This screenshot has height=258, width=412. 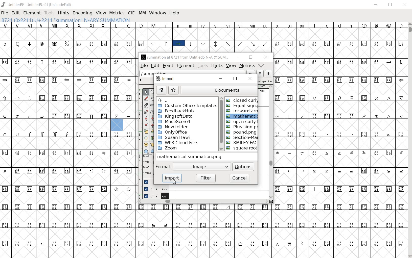 I want to click on format, so click(x=164, y=166).